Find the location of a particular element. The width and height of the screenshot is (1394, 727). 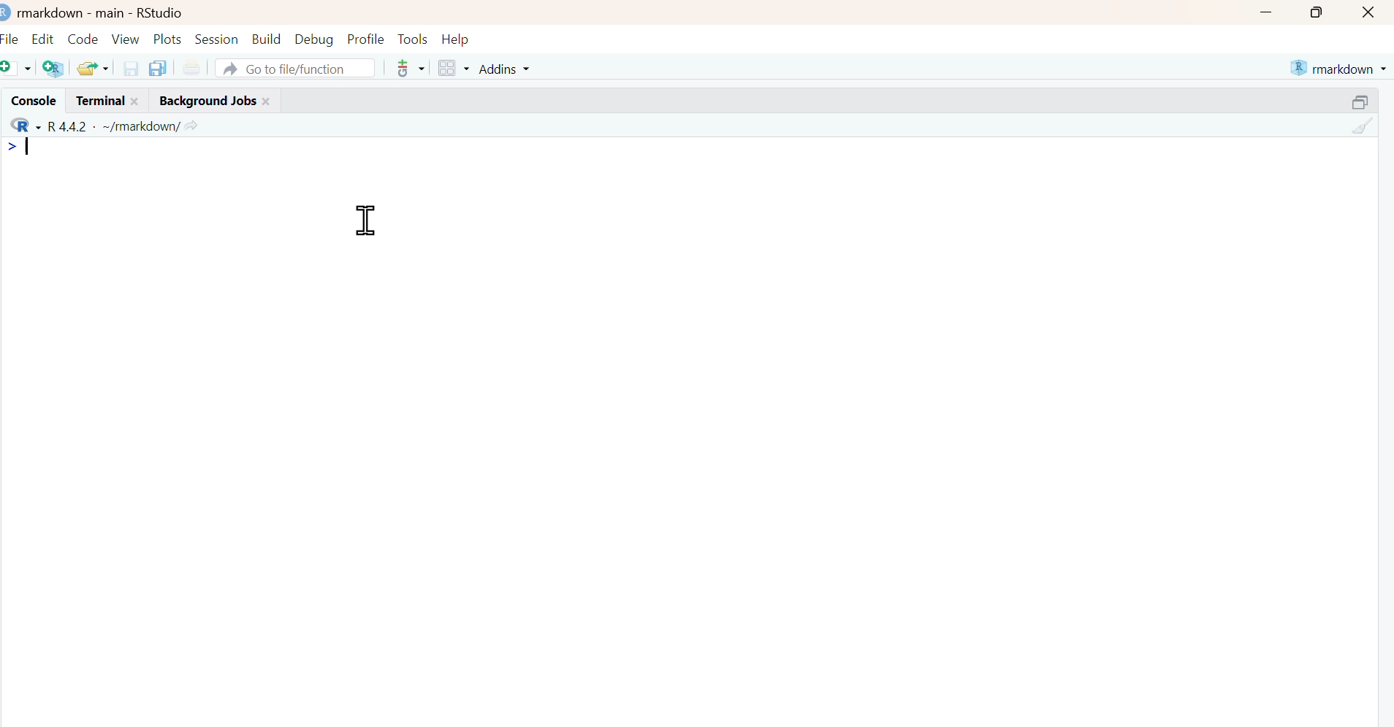

Print current file is located at coordinates (191, 67).